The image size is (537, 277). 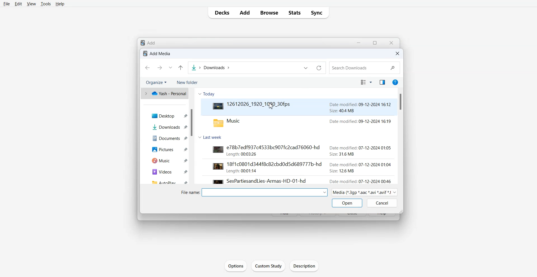 What do you see at coordinates (142, 43) in the screenshot?
I see `logo` at bounding box center [142, 43].